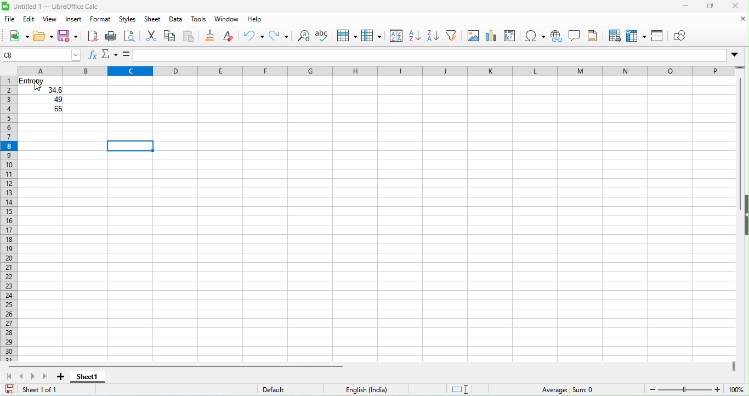 This screenshot has width=749, height=396. What do you see at coordinates (58, 99) in the screenshot?
I see `49` at bounding box center [58, 99].